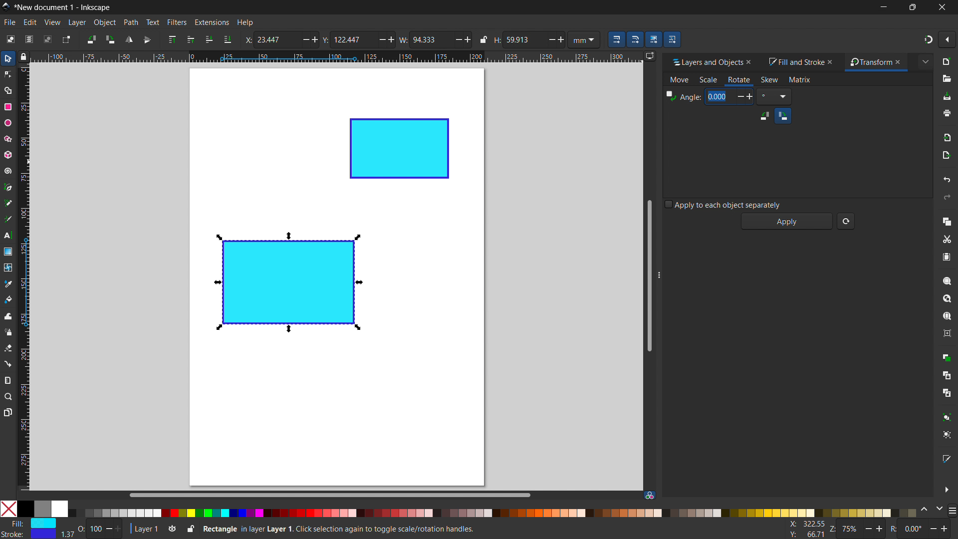  What do you see at coordinates (245, 23) in the screenshot?
I see `help` at bounding box center [245, 23].